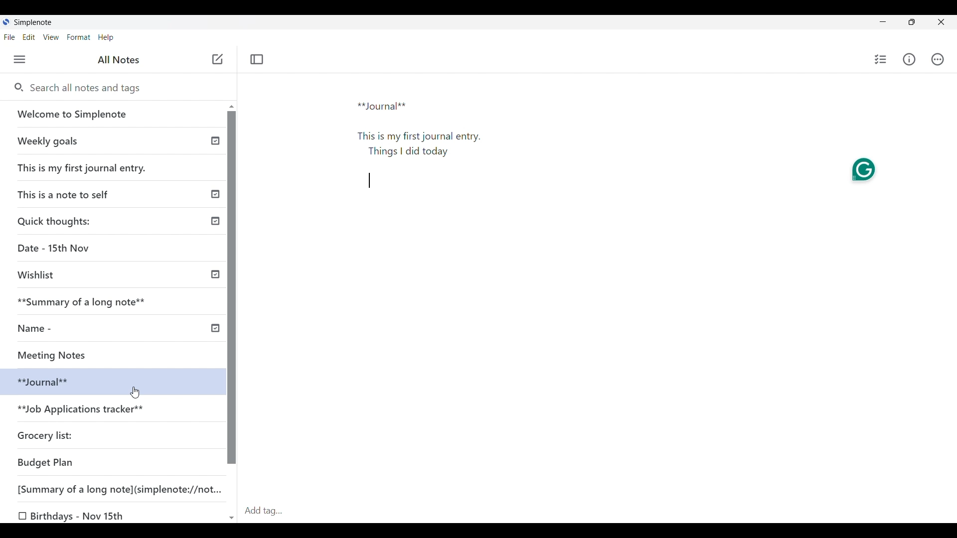 The height and width of the screenshot is (538, 957). What do you see at coordinates (83, 167) in the screenshot?
I see `This is my first journal entry.` at bounding box center [83, 167].